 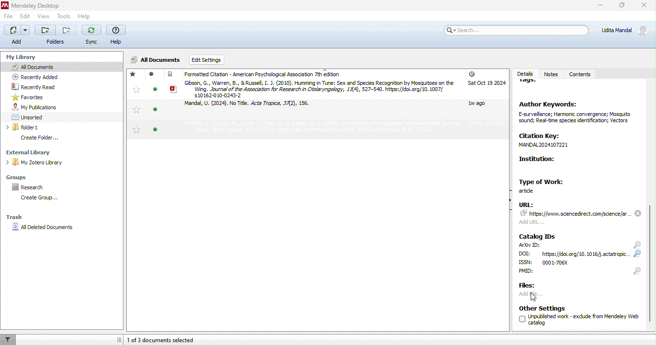 What do you see at coordinates (486, 99) in the screenshot?
I see `added date` at bounding box center [486, 99].